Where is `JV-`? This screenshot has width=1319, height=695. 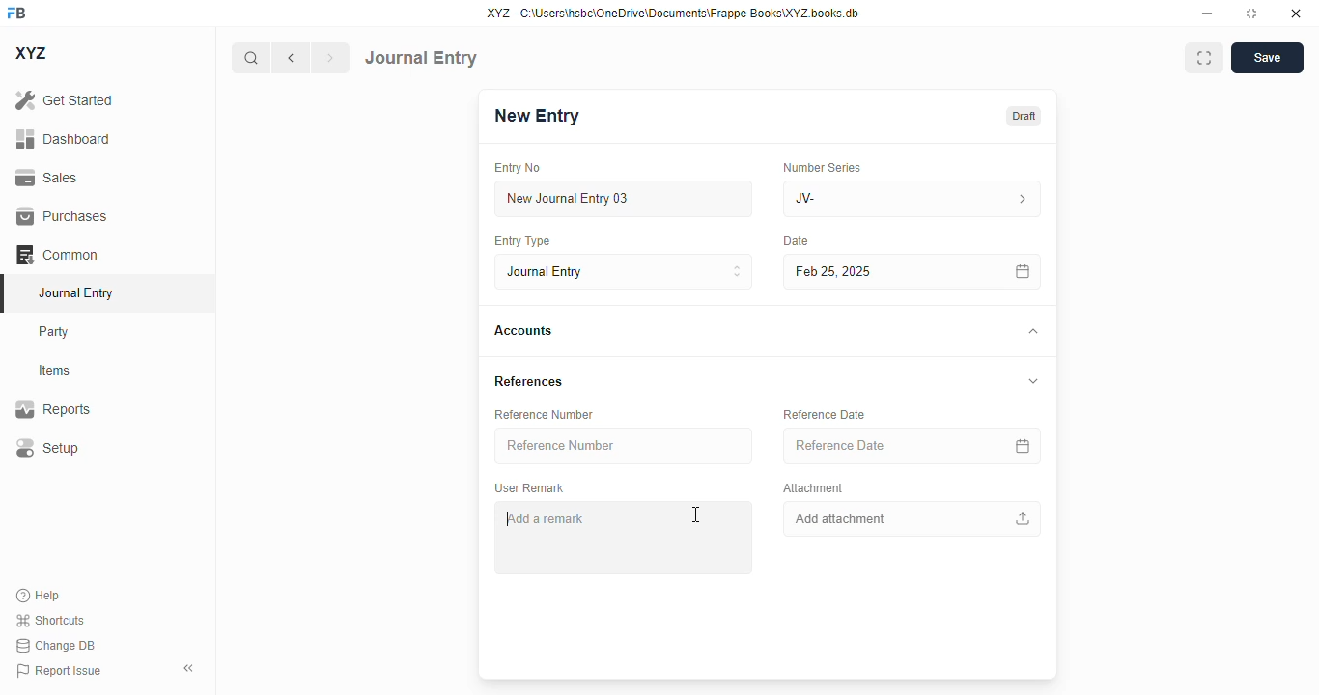 JV- is located at coordinates (867, 199).